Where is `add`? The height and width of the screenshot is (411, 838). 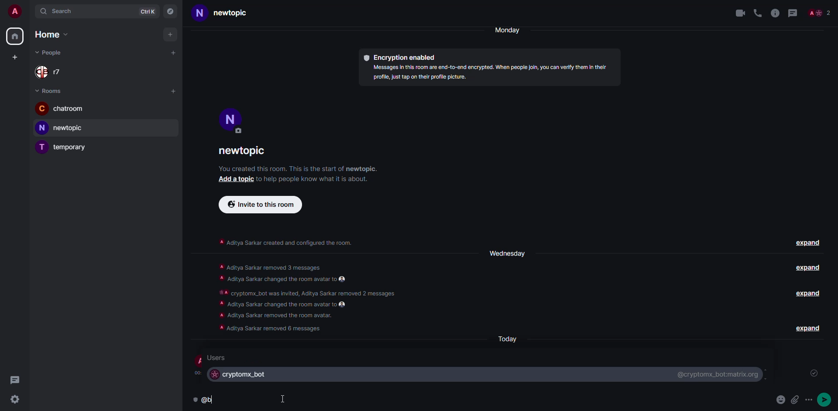
add is located at coordinates (234, 179).